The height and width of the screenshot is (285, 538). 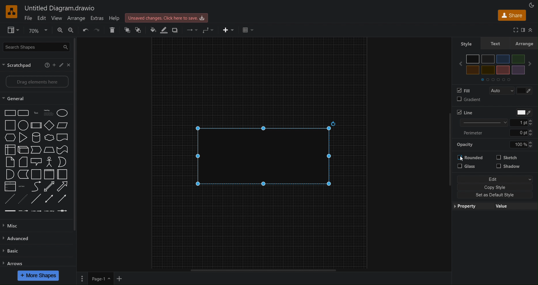 I want to click on Share, so click(x=511, y=15).